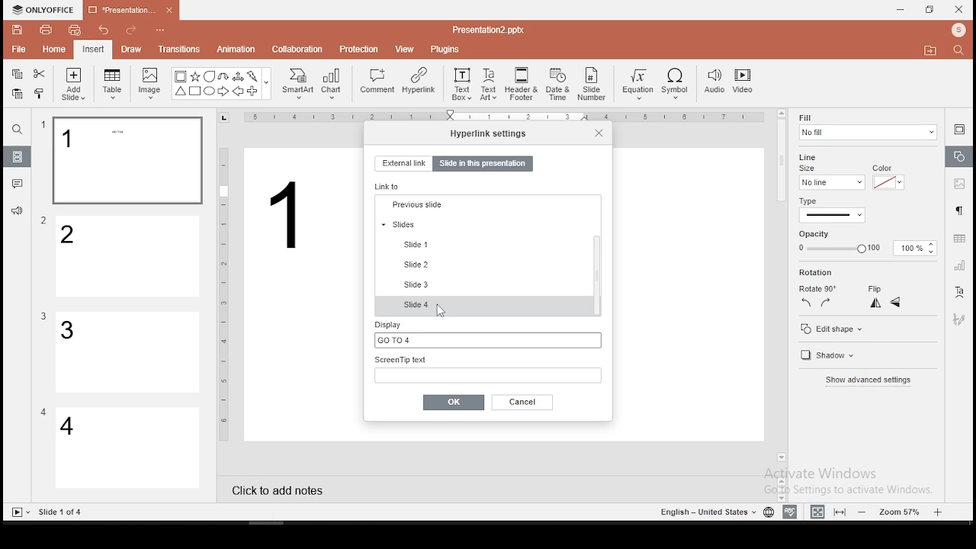 This screenshot has width=976, height=549. What do you see at coordinates (112, 82) in the screenshot?
I see `table` at bounding box center [112, 82].